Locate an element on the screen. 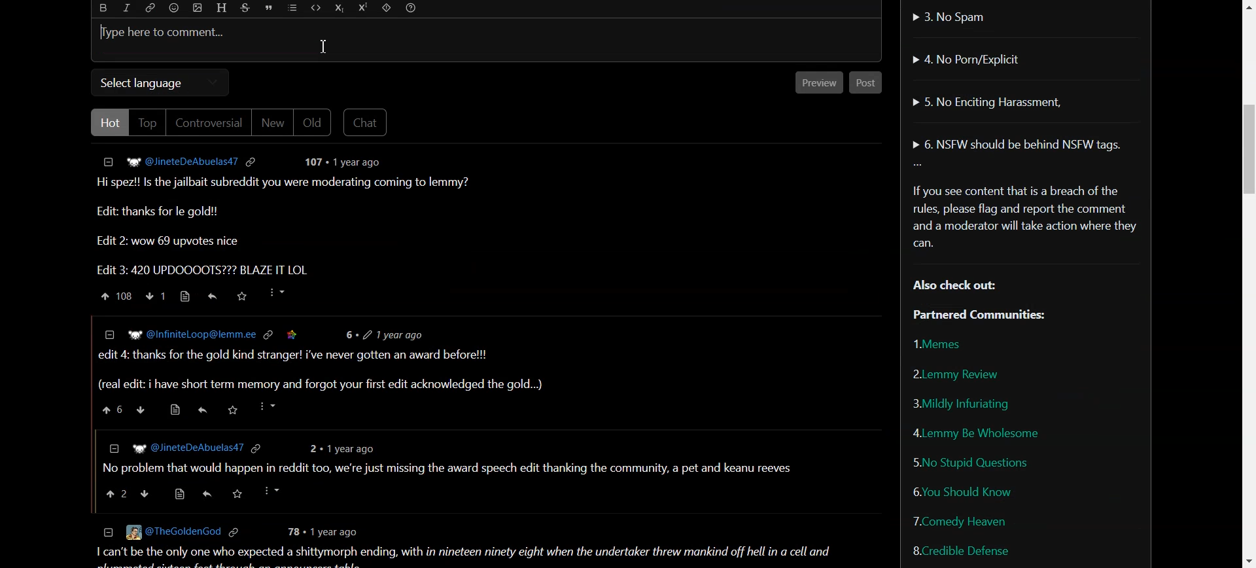 The width and height of the screenshot is (1256, 568). No Porn/Explicit is located at coordinates (971, 58).